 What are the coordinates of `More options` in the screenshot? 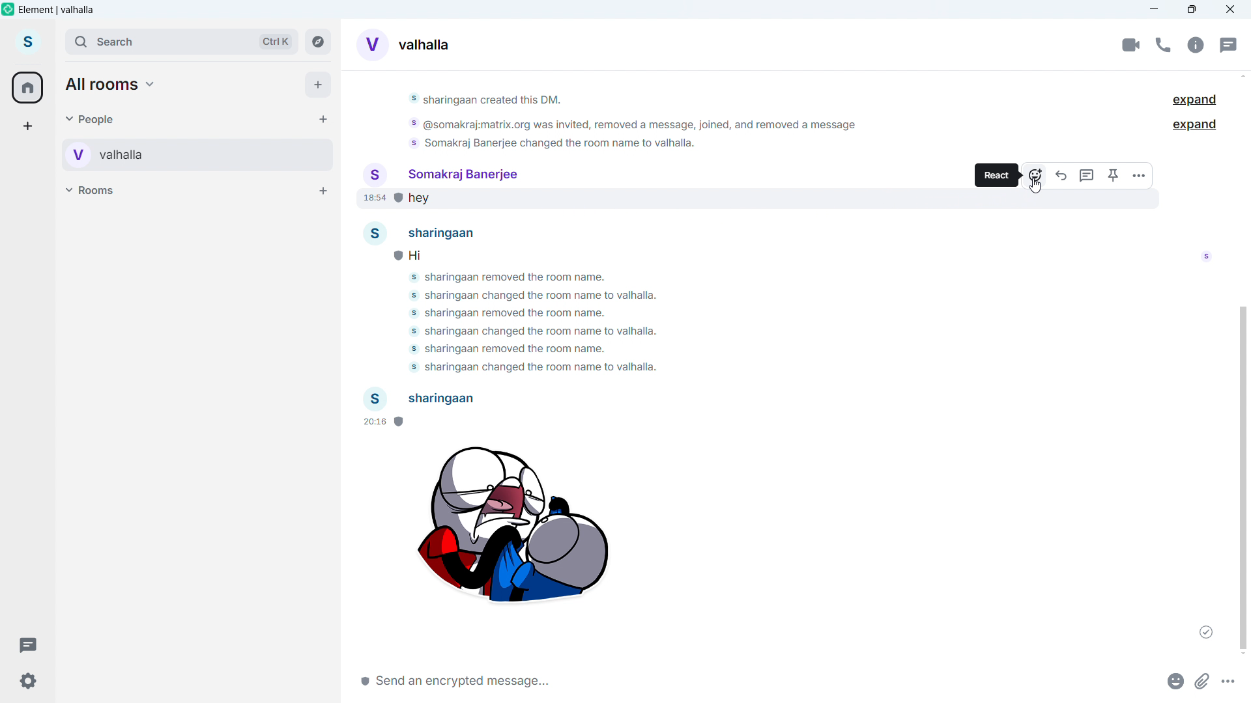 It's located at (1230, 680).